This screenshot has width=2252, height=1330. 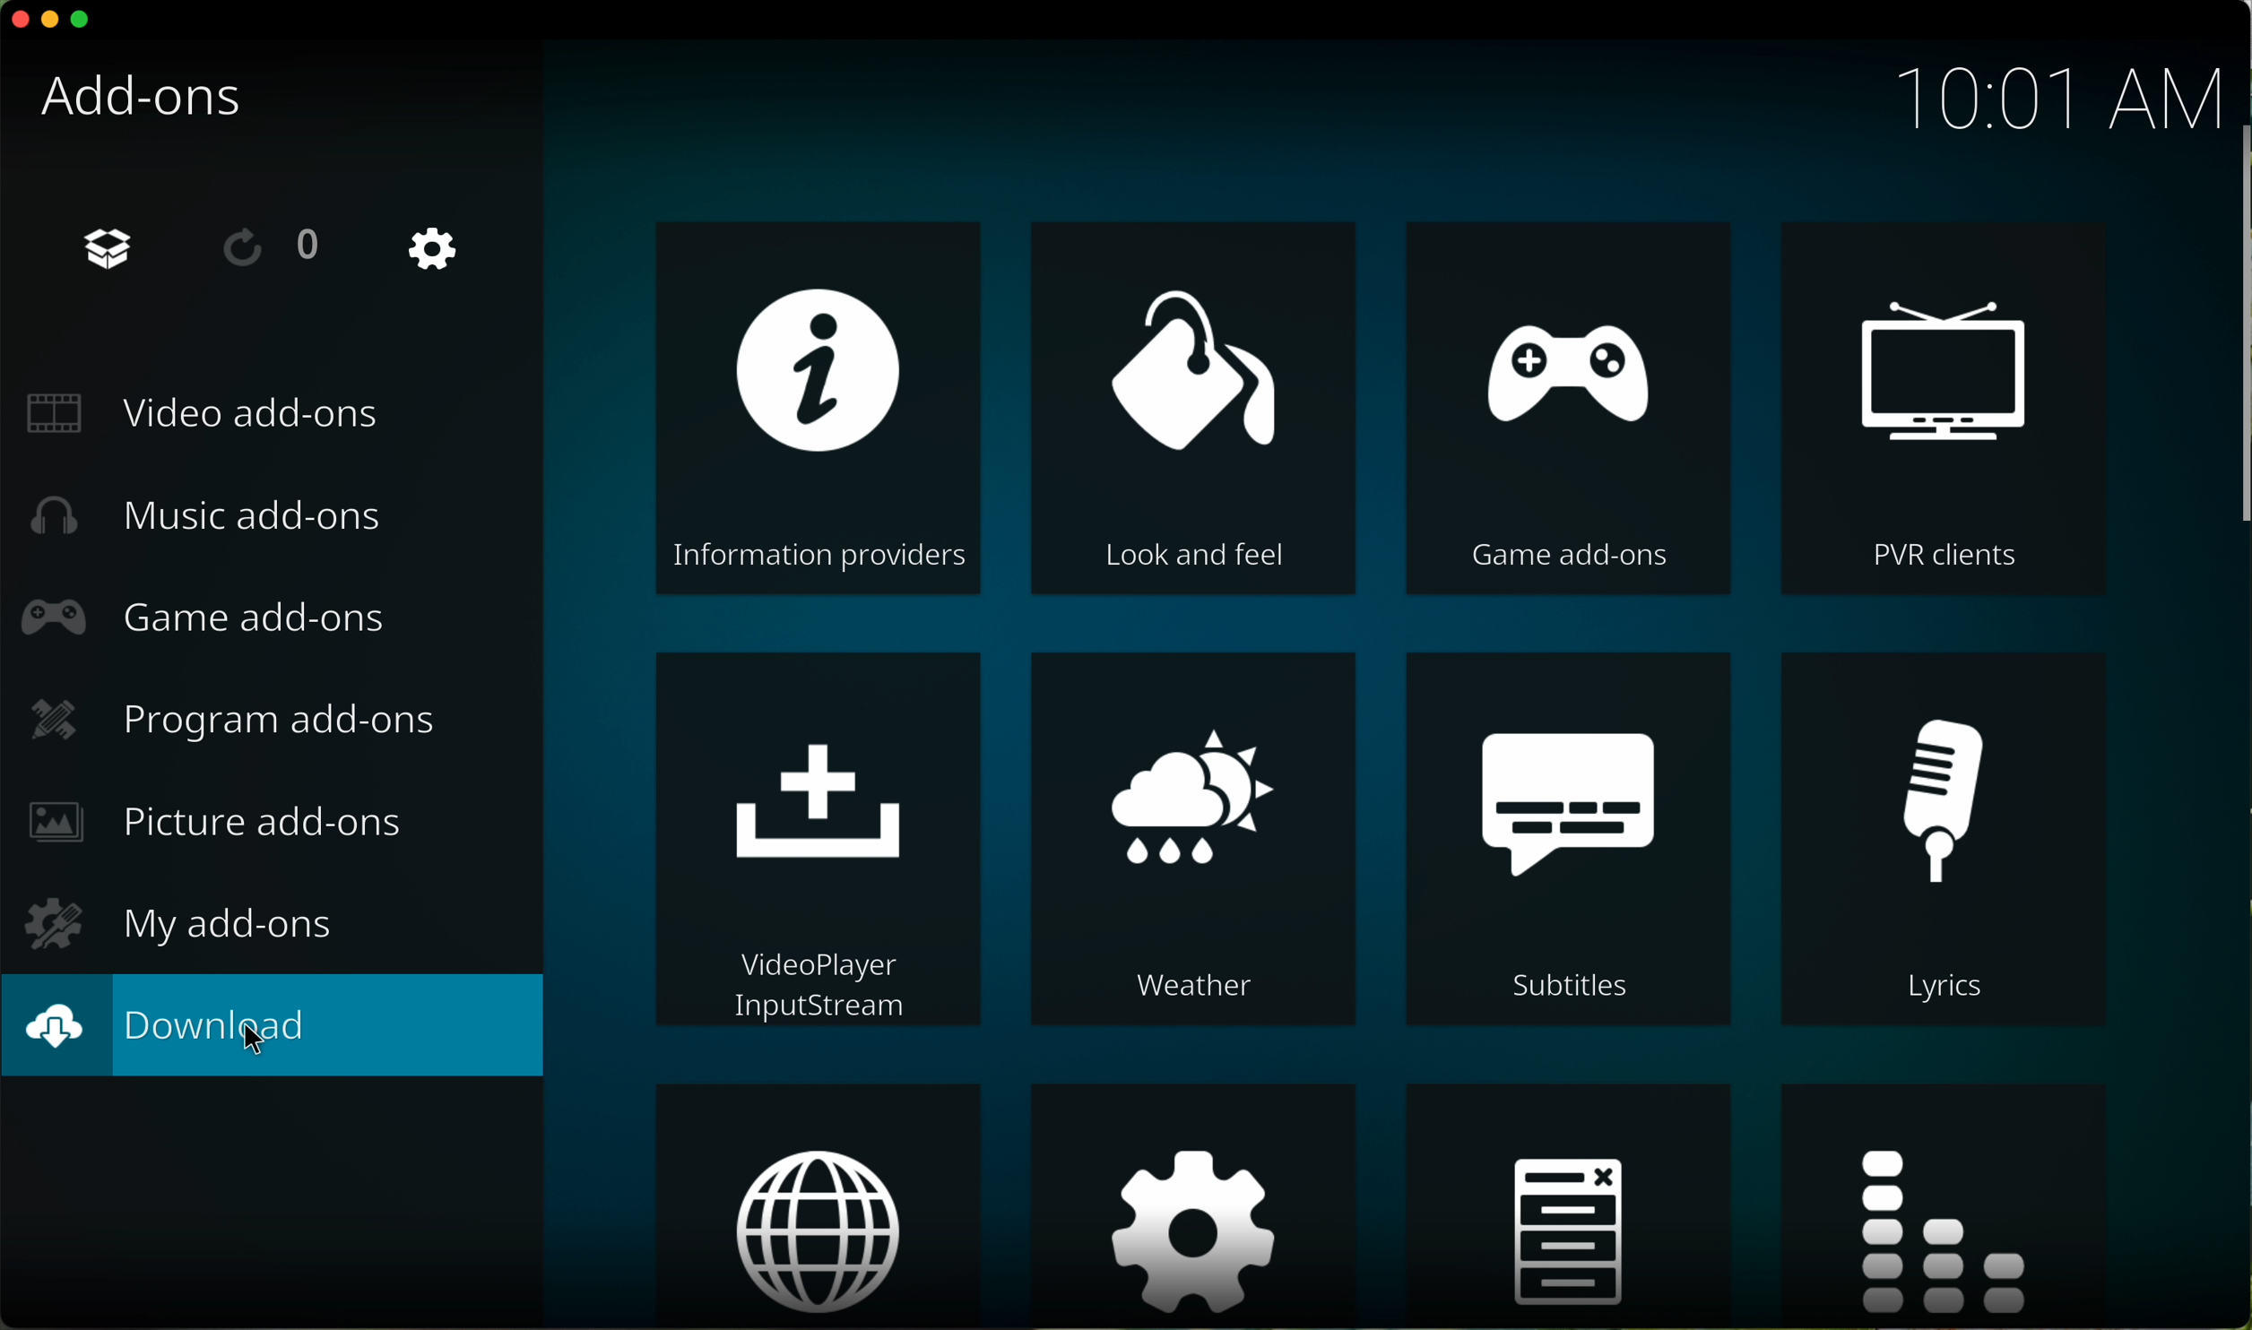 I want to click on music add-ons, so click(x=213, y=517).